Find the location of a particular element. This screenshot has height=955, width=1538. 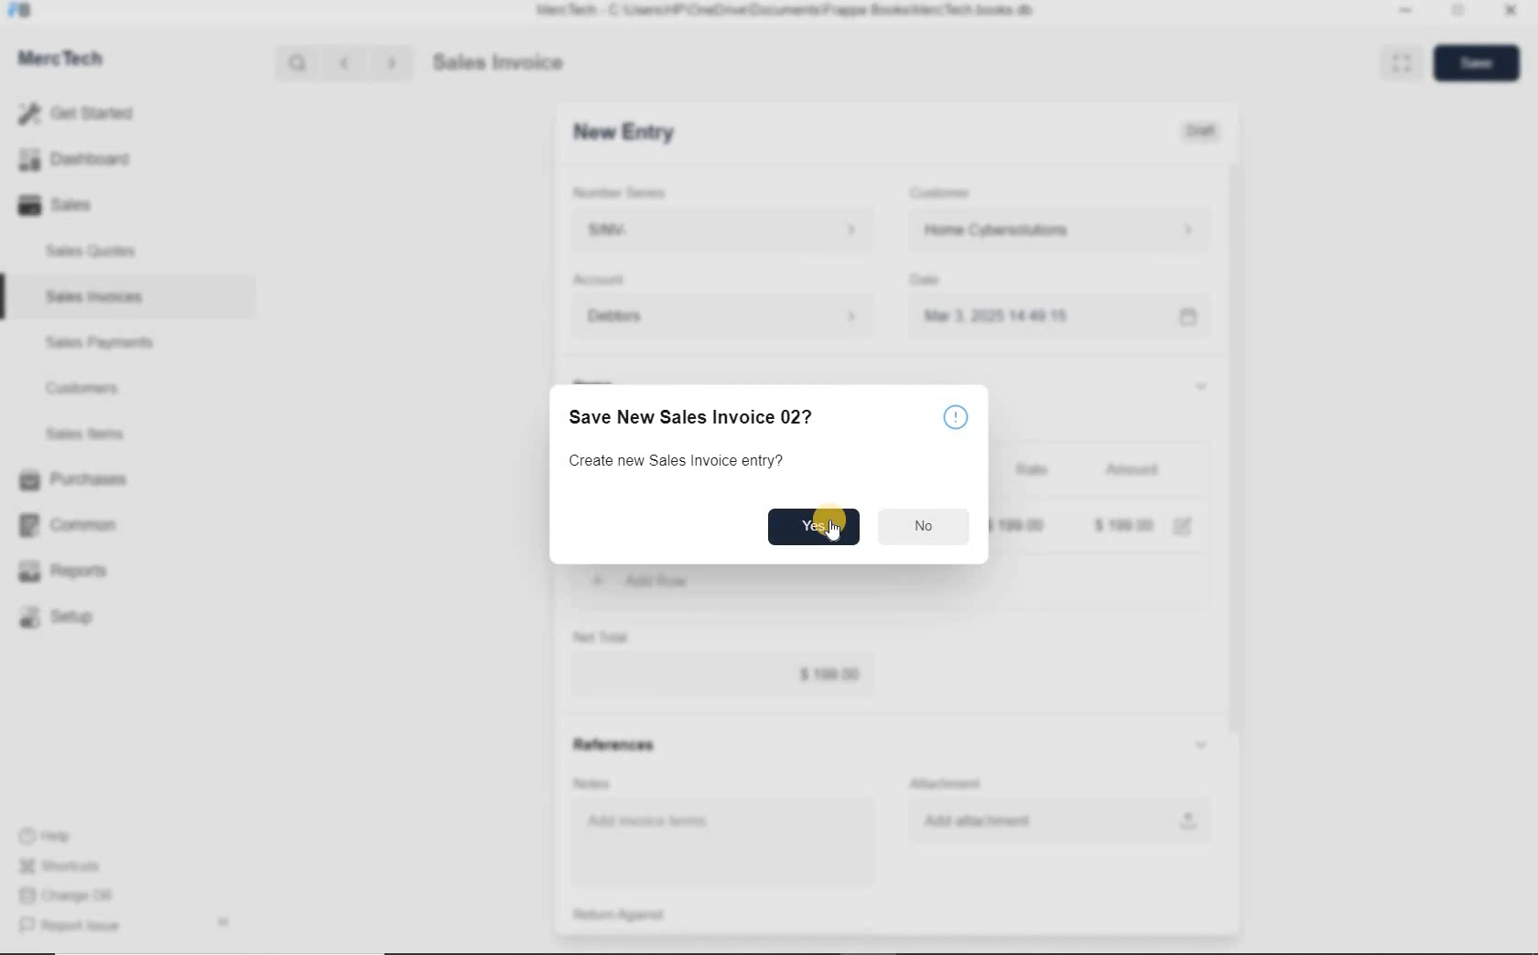

yes is located at coordinates (813, 527).